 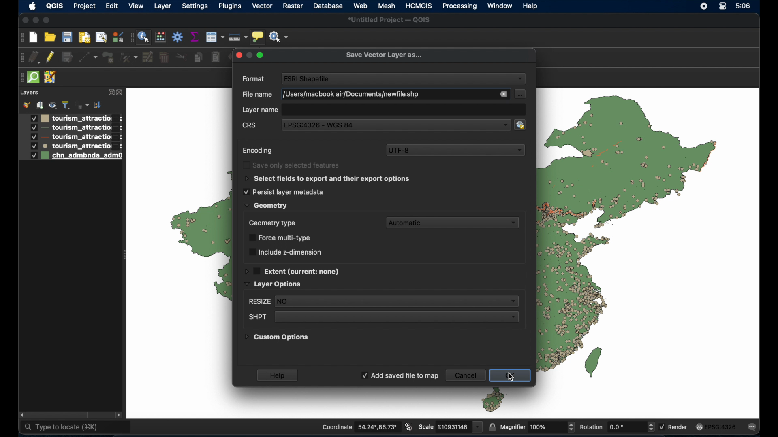 What do you see at coordinates (285, 252) in the screenshot?
I see `include z dimension checkbox` at bounding box center [285, 252].